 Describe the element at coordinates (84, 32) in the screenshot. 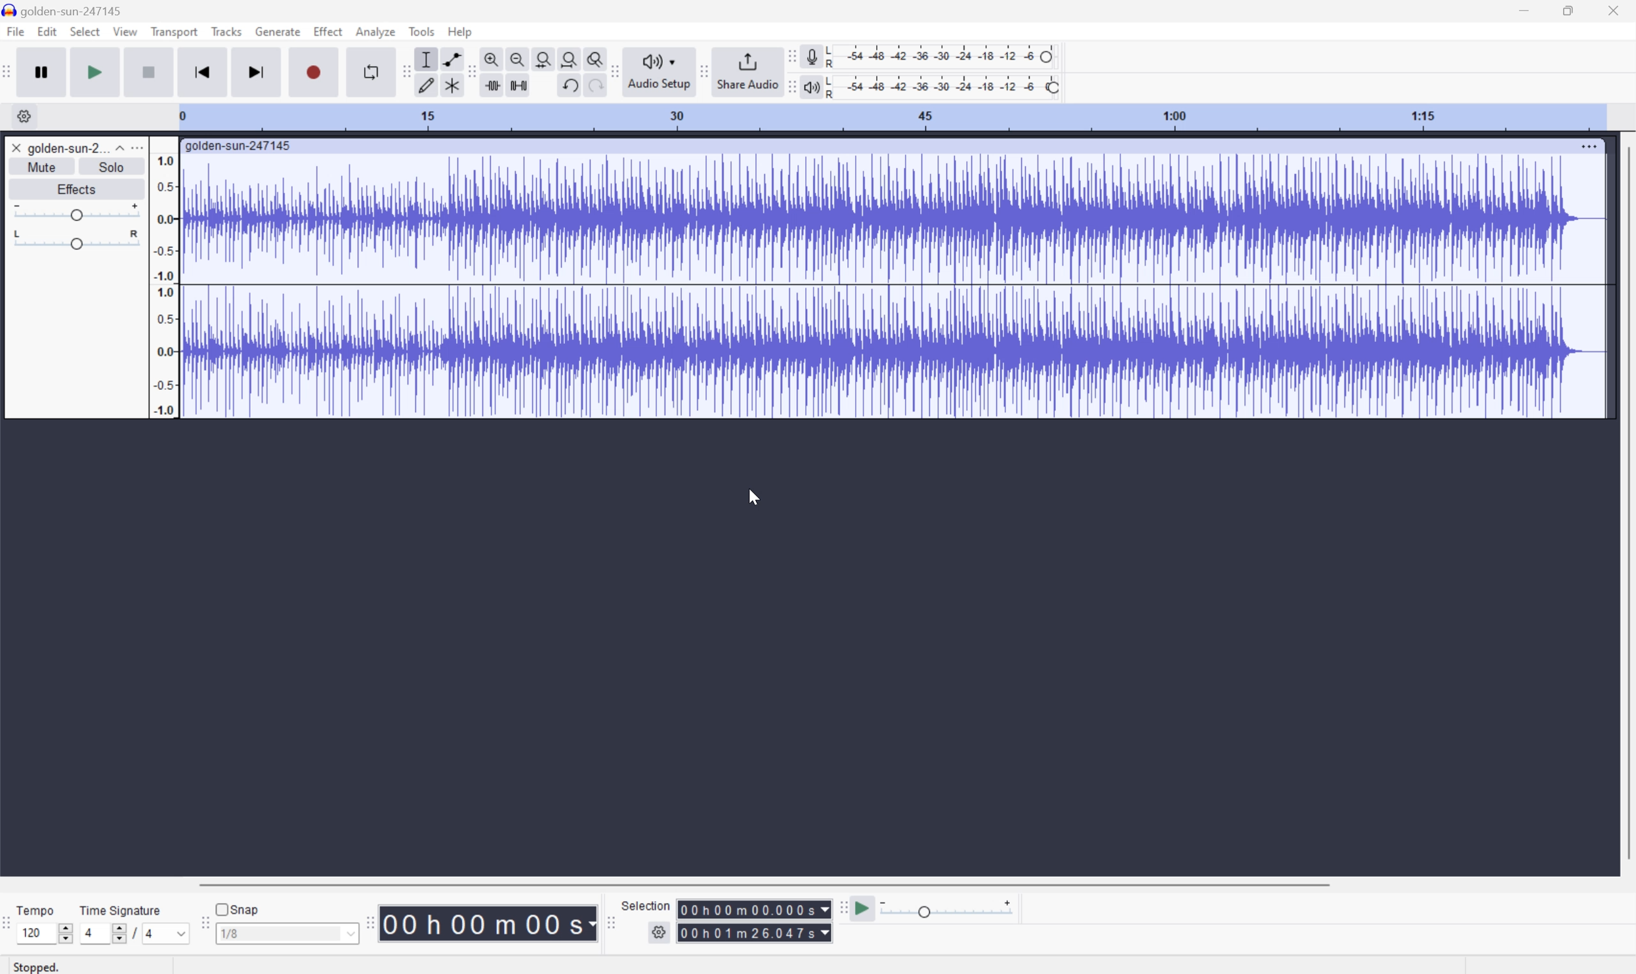

I see `Select` at that location.